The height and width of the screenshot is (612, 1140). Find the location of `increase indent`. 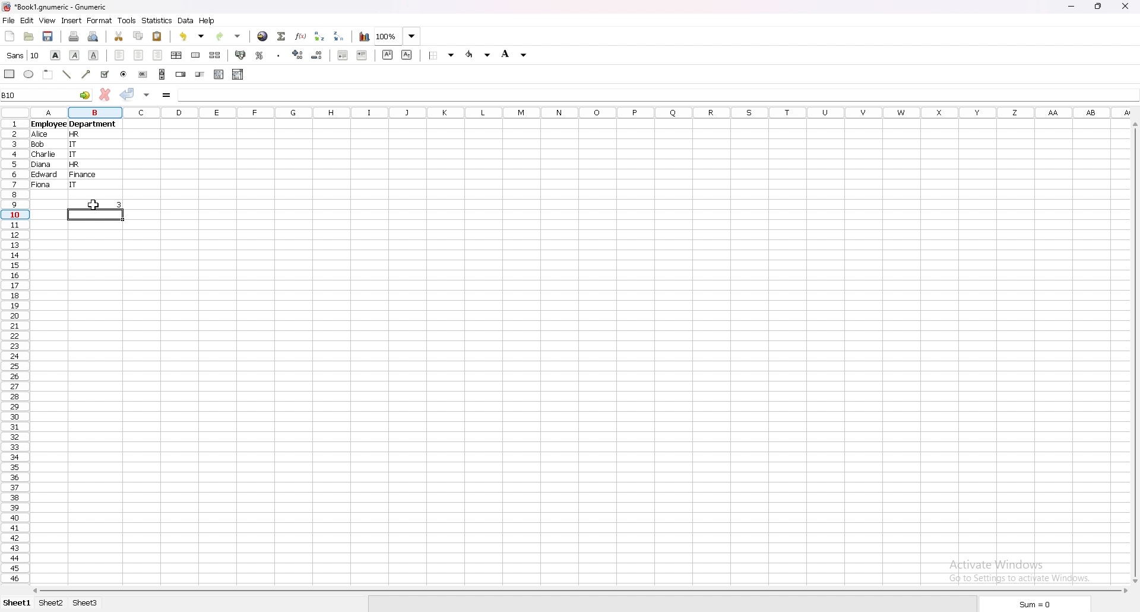

increase indent is located at coordinates (362, 55).